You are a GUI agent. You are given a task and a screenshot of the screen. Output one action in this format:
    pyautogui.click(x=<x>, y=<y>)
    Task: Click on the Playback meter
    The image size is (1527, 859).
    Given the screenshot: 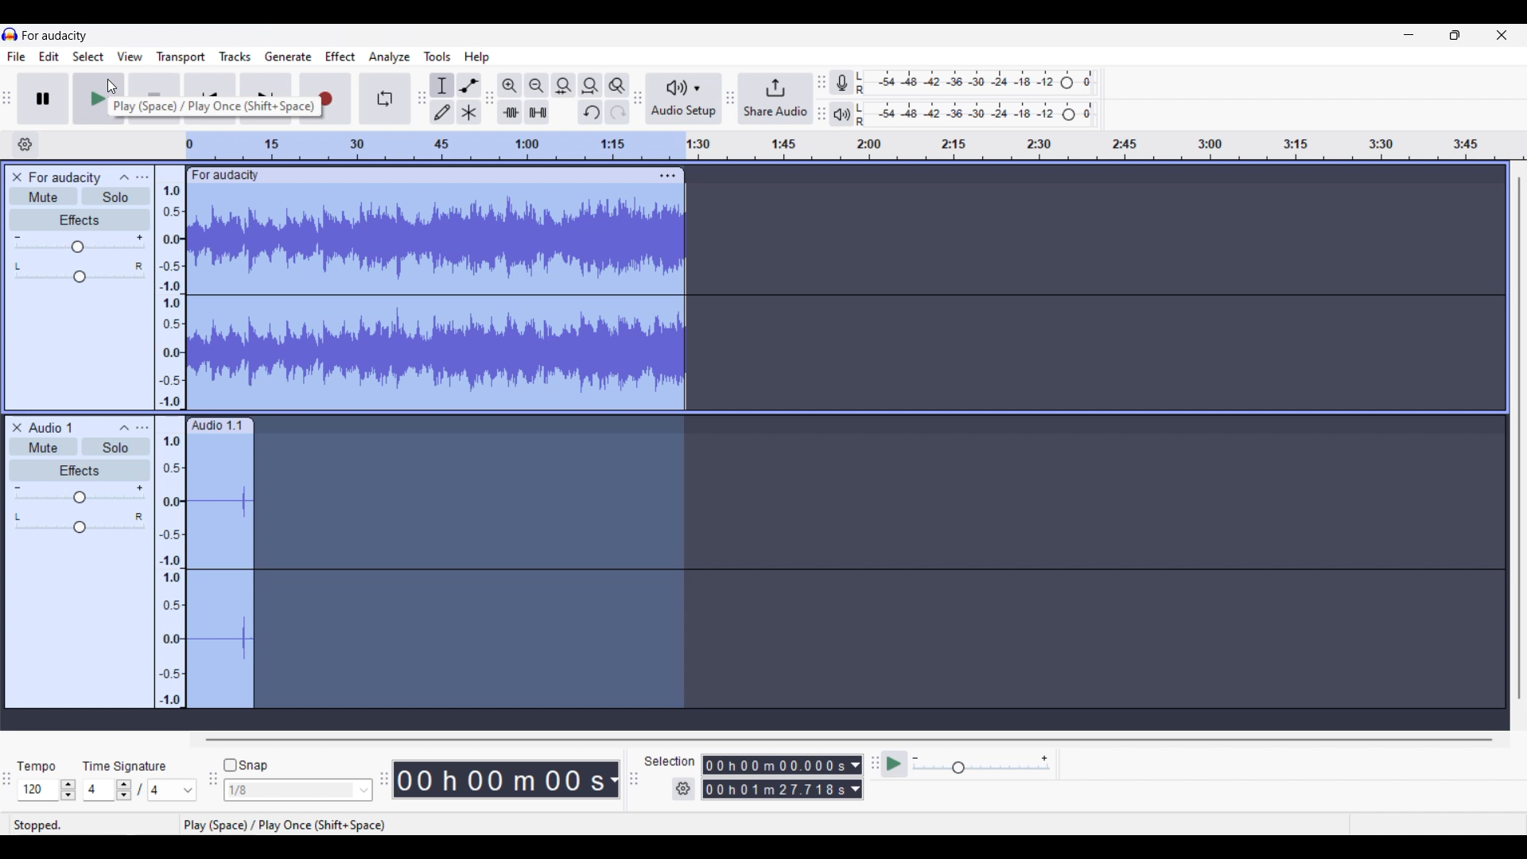 What is the action you would take?
    pyautogui.click(x=841, y=115)
    